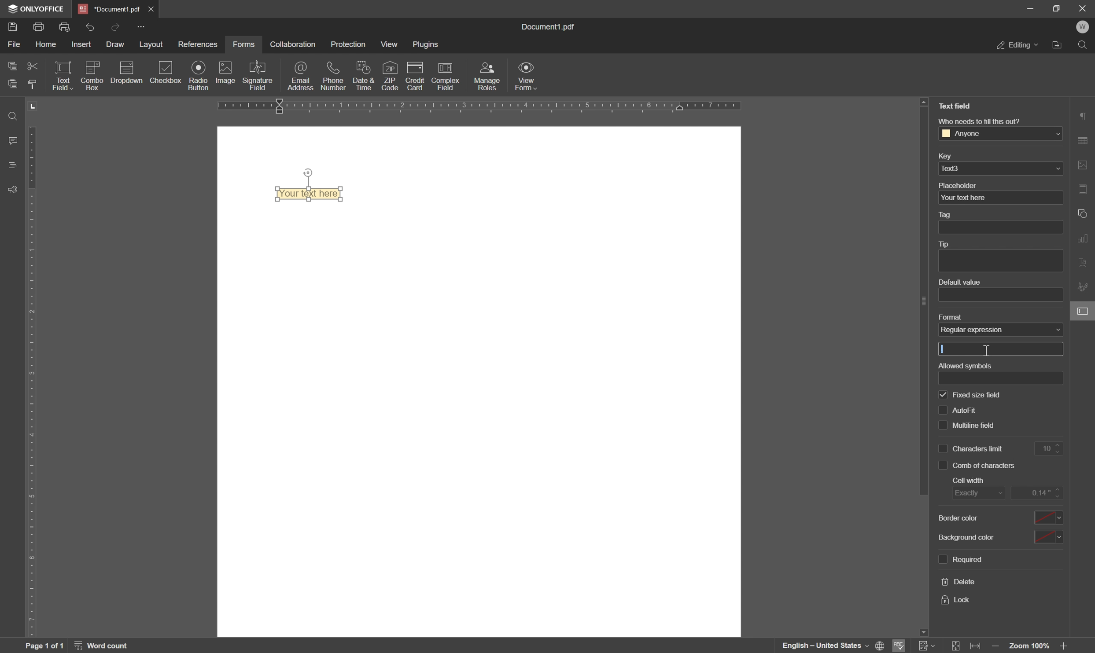  I want to click on cursor, so click(987, 351).